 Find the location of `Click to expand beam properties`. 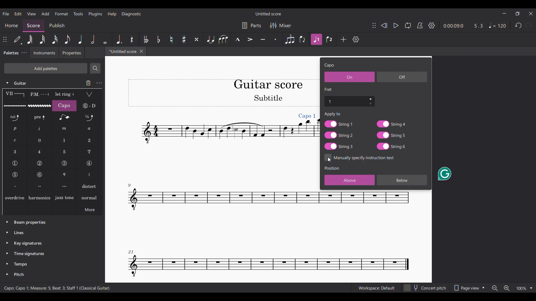

Click to expand beam properties is located at coordinates (7, 222).